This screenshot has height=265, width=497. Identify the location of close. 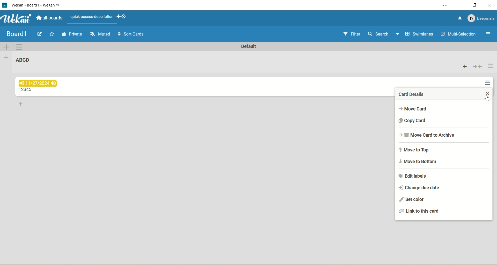
(491, 5).